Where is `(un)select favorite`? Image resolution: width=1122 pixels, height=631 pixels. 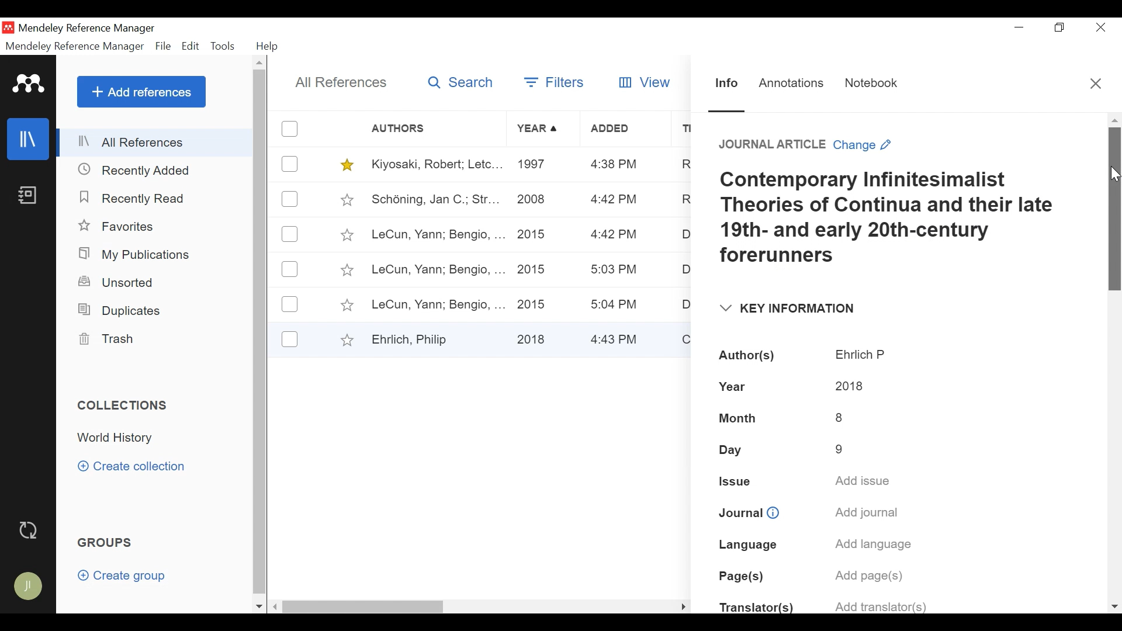
(un)select favorite is located at coordinates (345, 165).